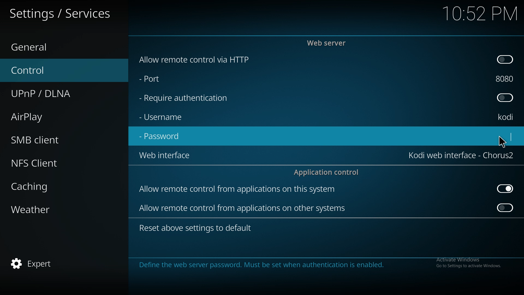 This screenshot has width=524, height=295. What do you see at coordinates (506, 117) in the screenshot?
I see `username` at bounding box center [506, 117].